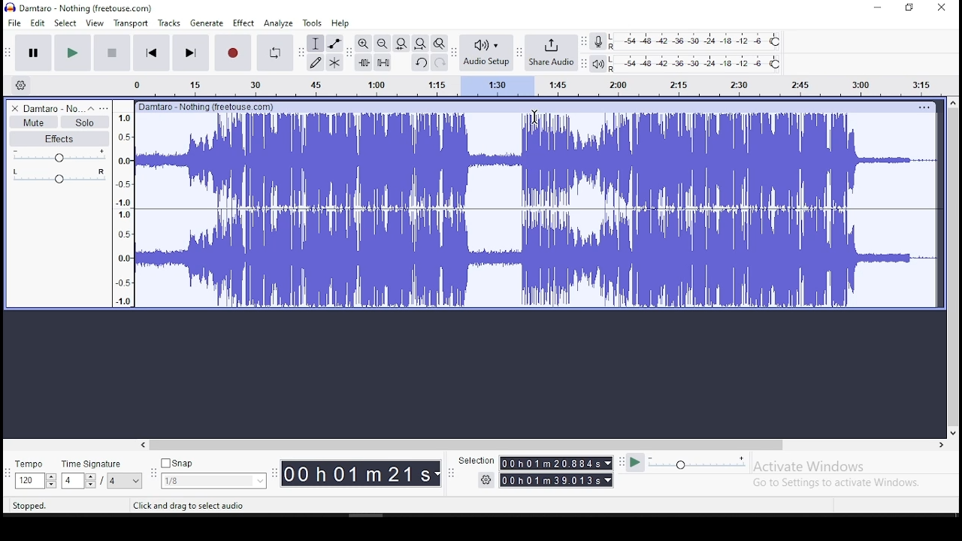 This screenshot has height=541, width=962. Describe the element at coordinates (205, 23) in the screenshot. I see `generate` at that location.